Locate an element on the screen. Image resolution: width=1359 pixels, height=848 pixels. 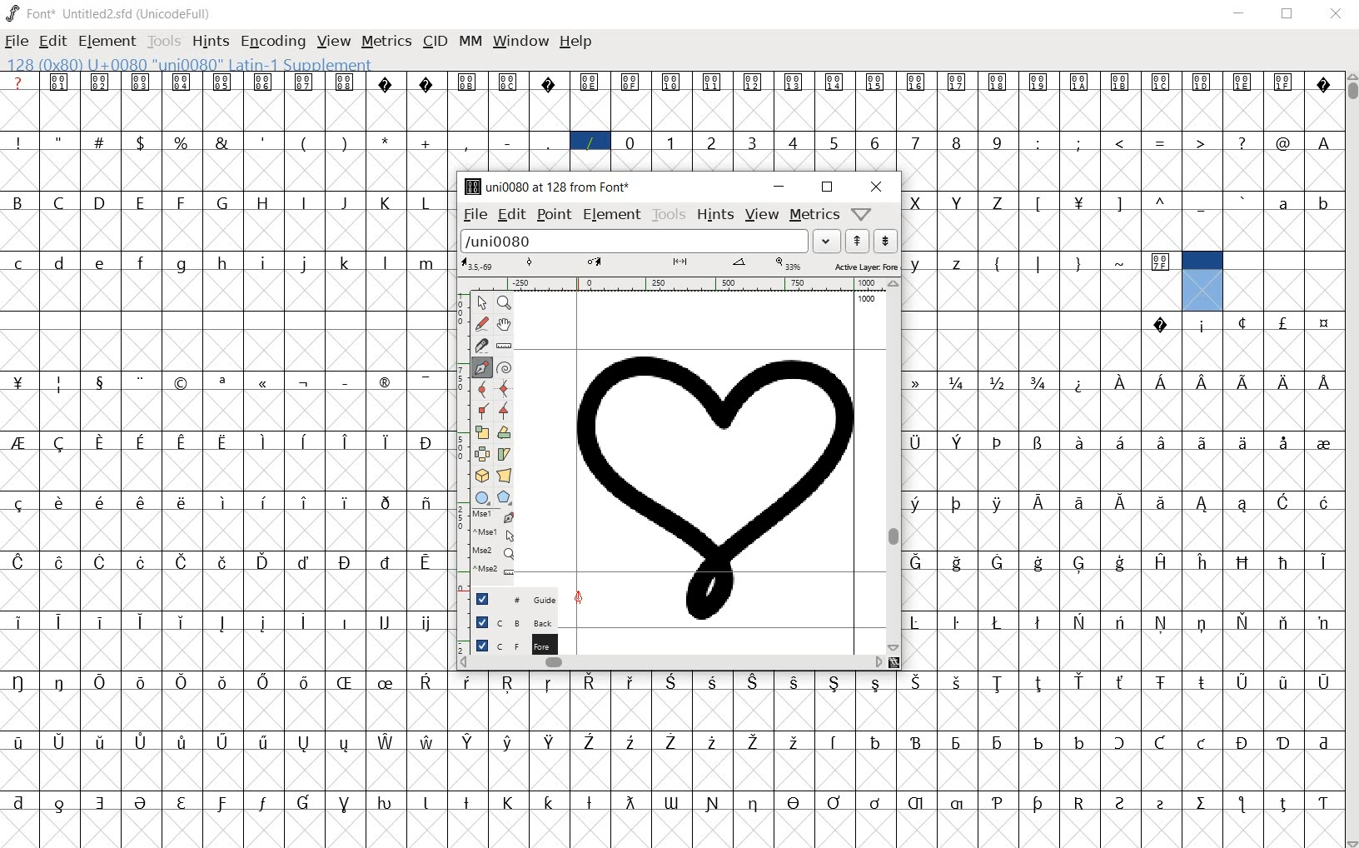
glyph is located at coordinates (1038, 143).